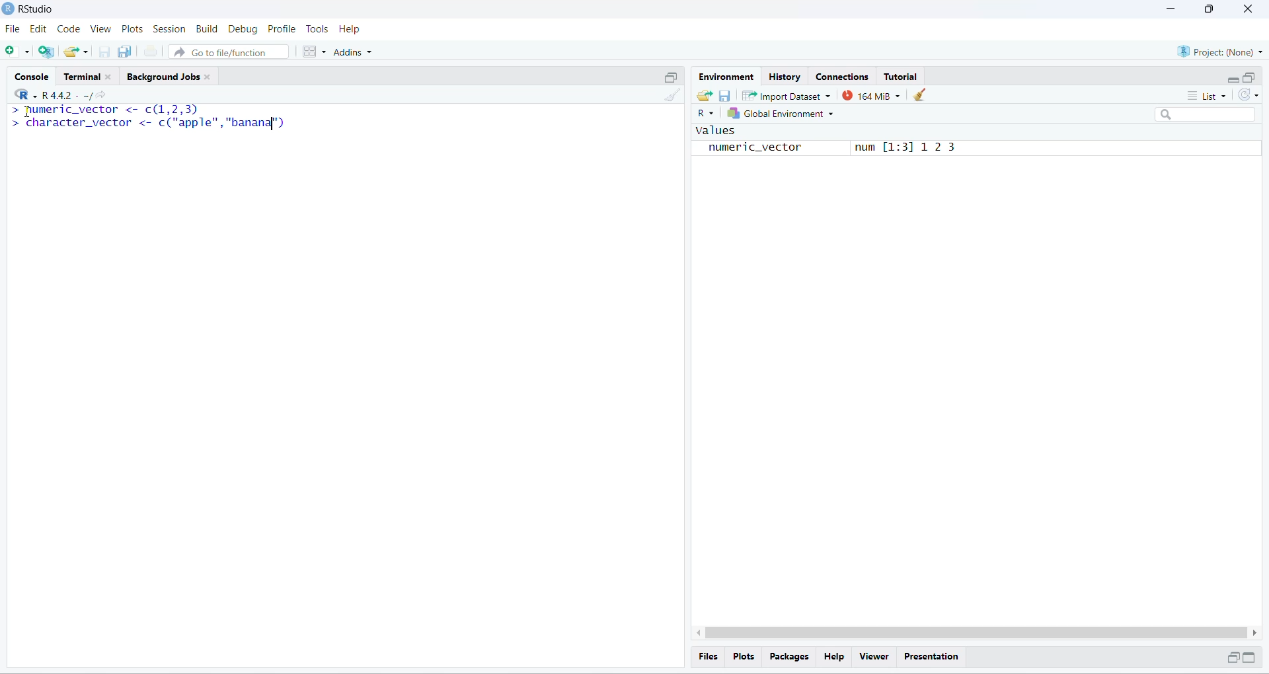 This screenshot has height=674, width=1269. Describe the element at coordinates (1249, 77) in the screenshot. I see `maximize` at that location.